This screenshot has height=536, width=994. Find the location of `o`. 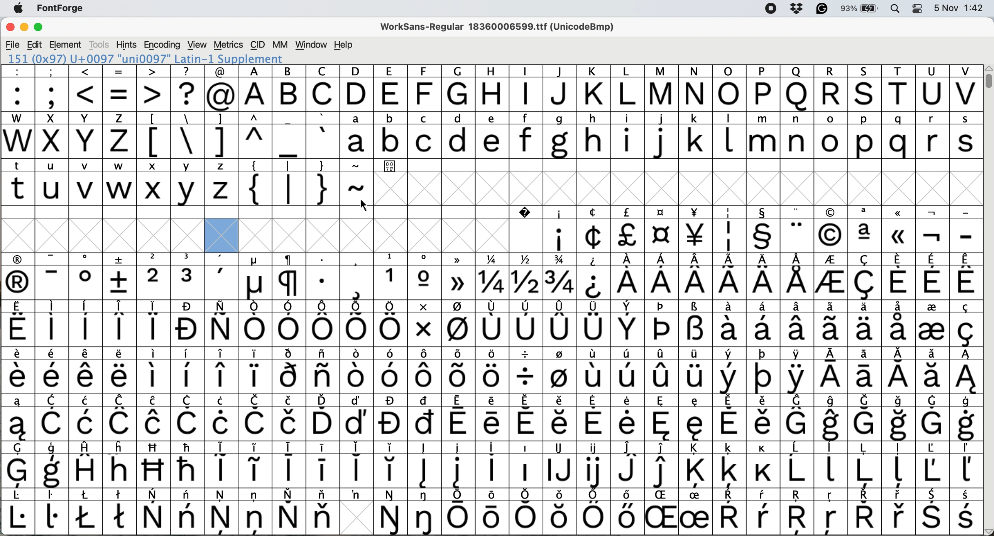

o is located at coordinates (832, 137).